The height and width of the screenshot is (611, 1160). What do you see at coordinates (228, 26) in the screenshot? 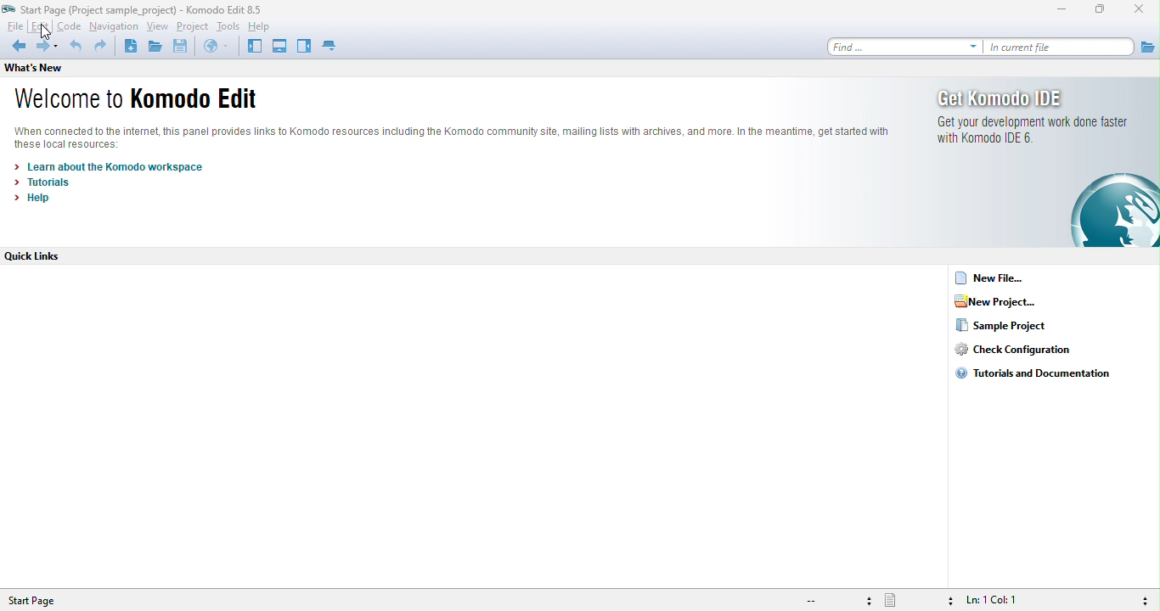
I see `tools` at bounding box center [228, 26].